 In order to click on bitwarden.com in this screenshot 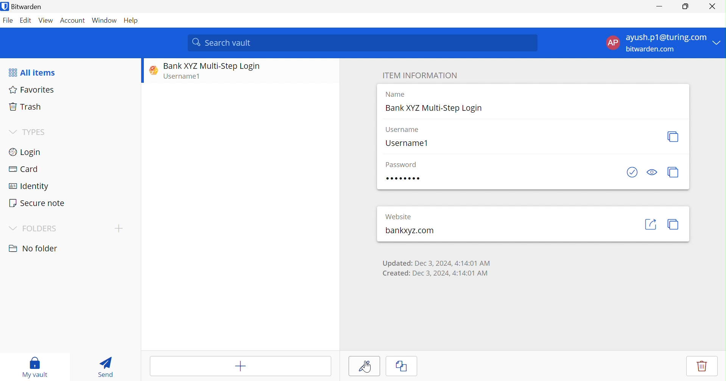, I will do `click(651, 49)`.